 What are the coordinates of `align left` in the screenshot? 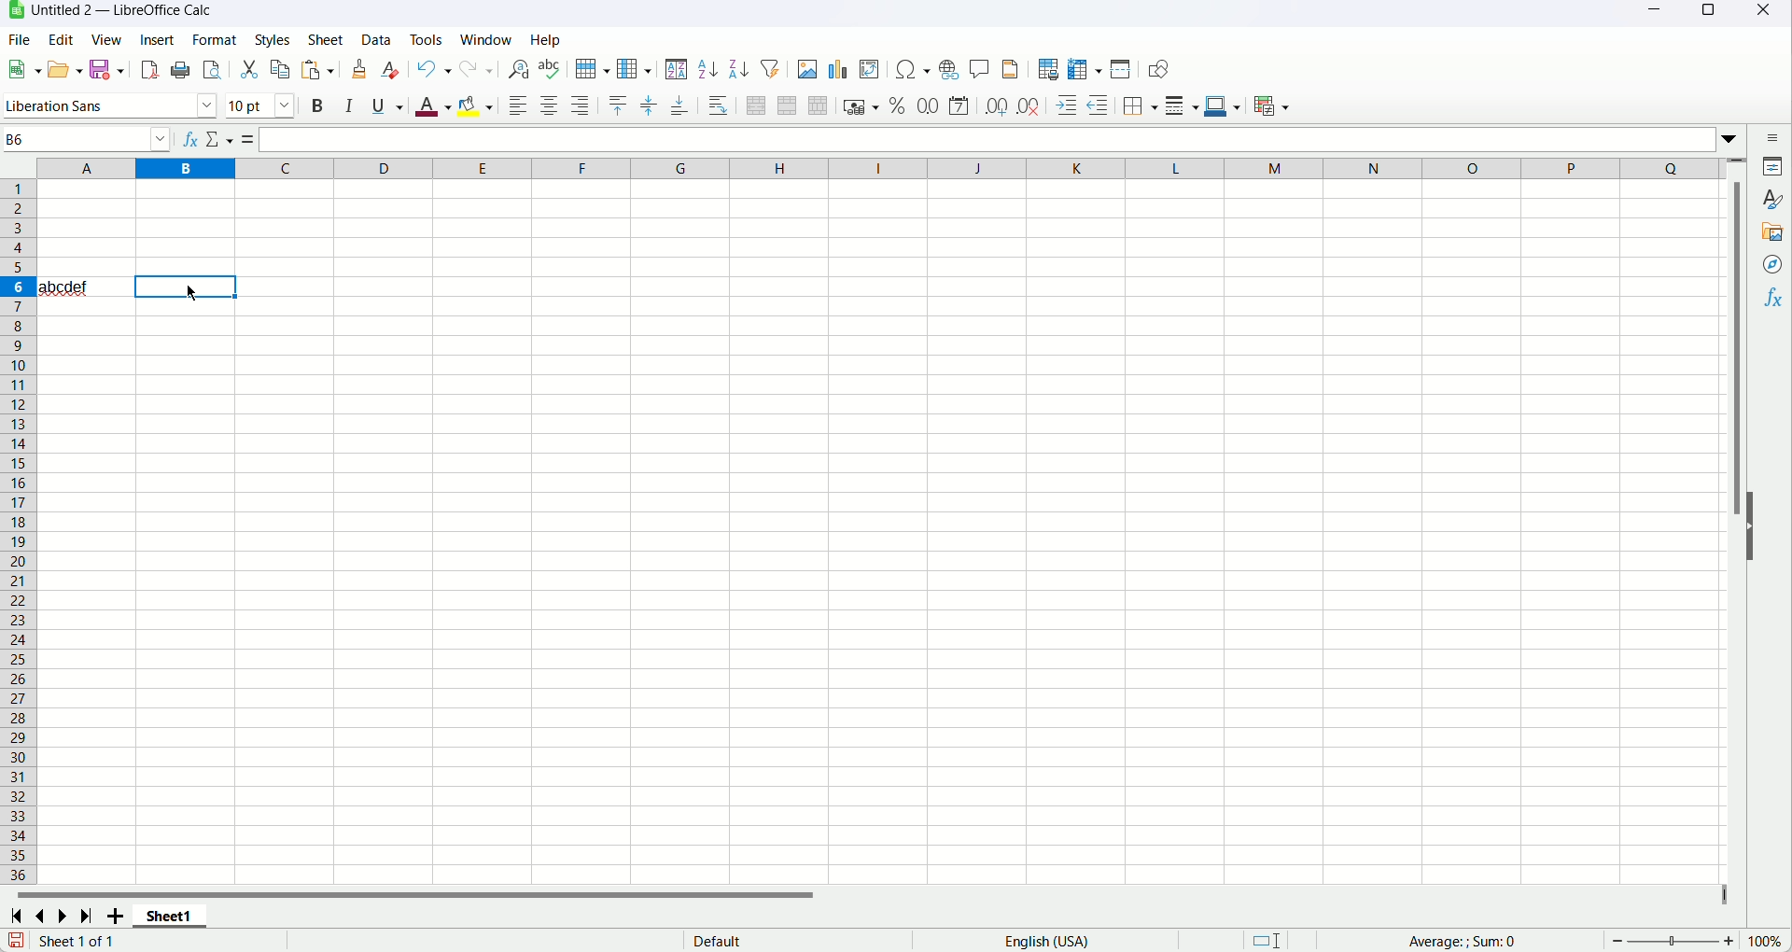 It's located at (517, 105).